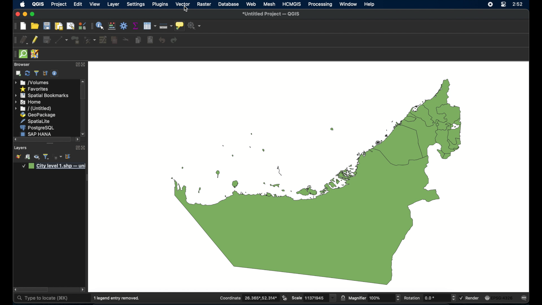 This screenshot has height=305, width=542. I want to click on maximize, so click(33, 14).